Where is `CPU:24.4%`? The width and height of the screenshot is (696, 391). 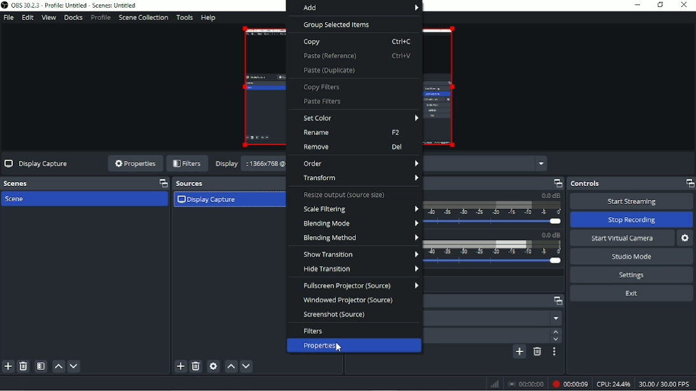
CPU:24.4% is located at coordinates (614, 384).